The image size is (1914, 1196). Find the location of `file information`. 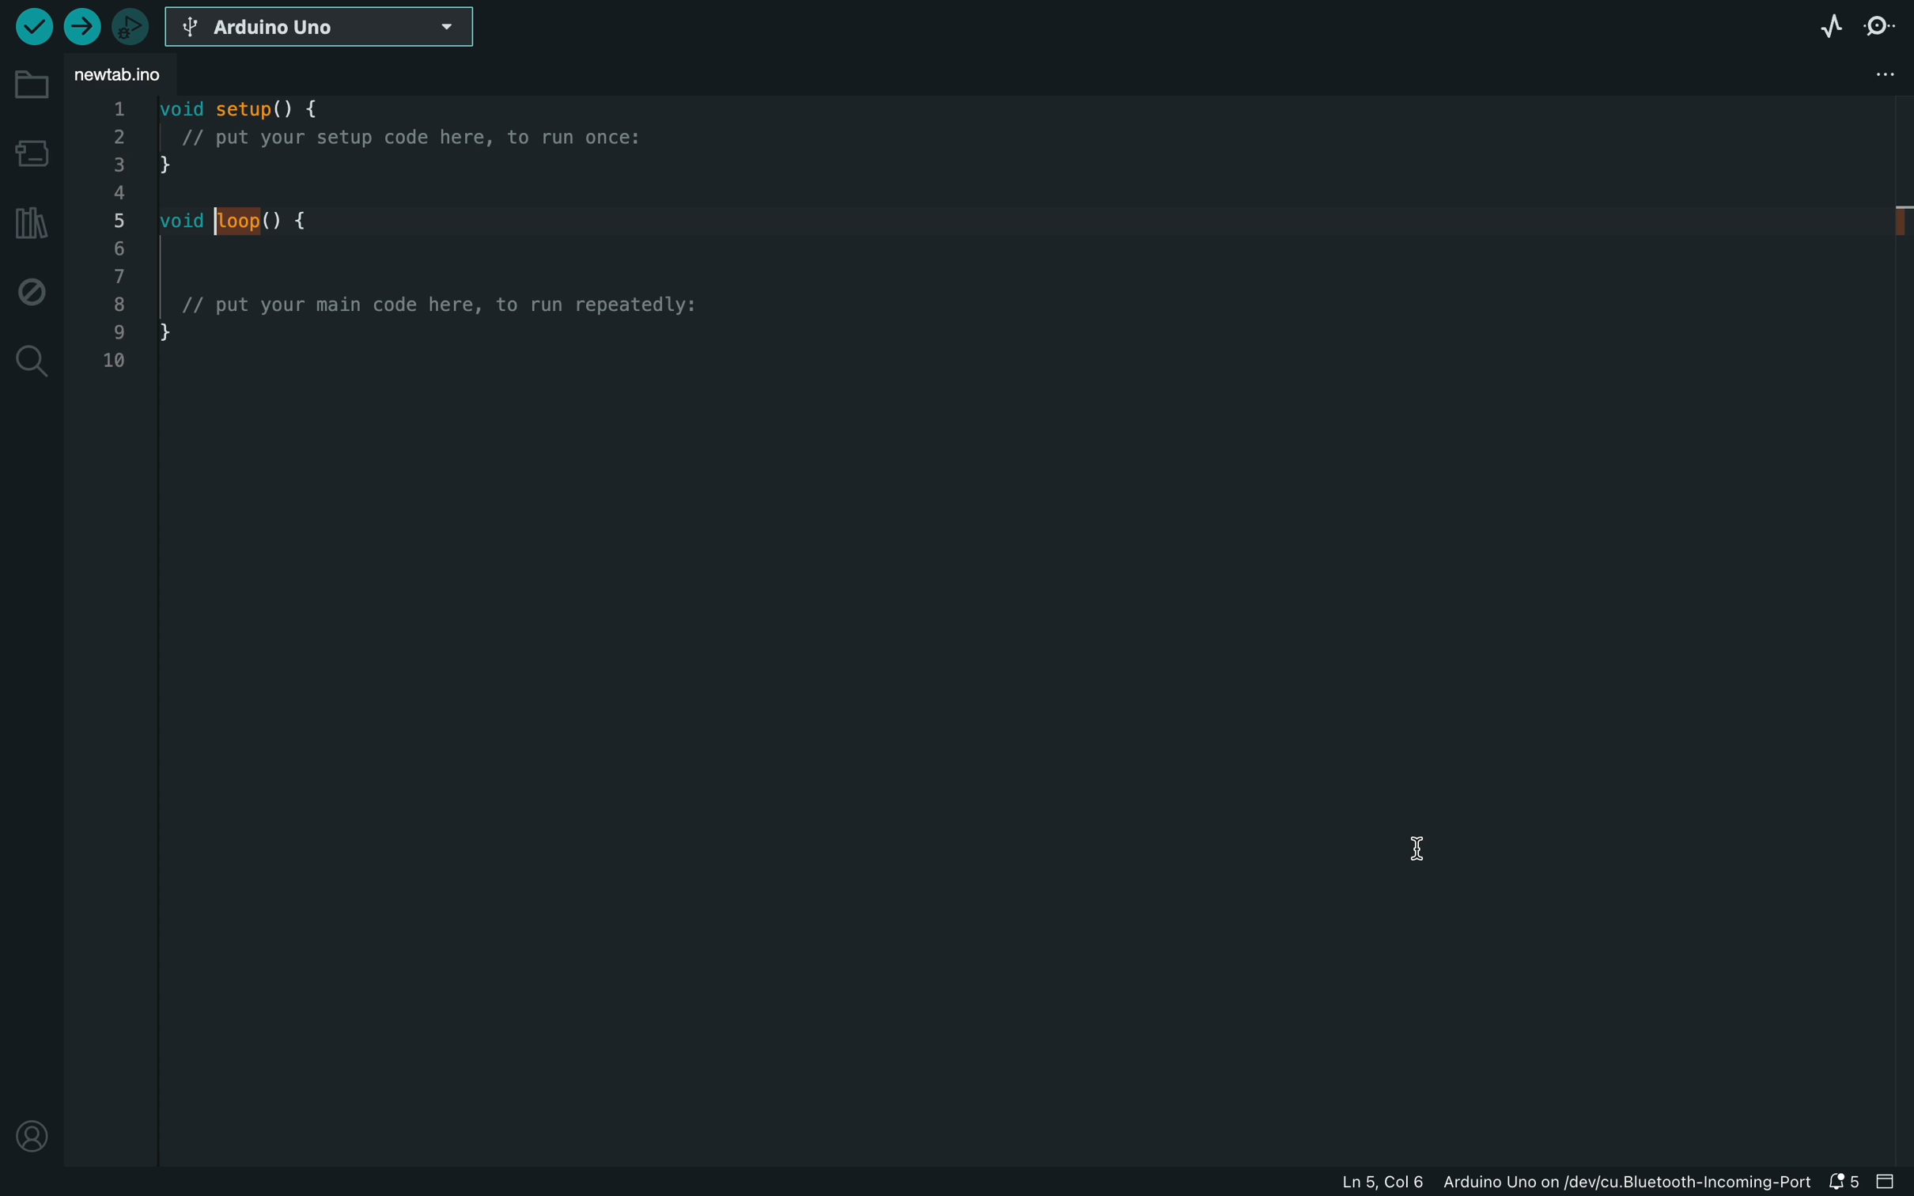

file information is located at coordinates (1574, 1183).